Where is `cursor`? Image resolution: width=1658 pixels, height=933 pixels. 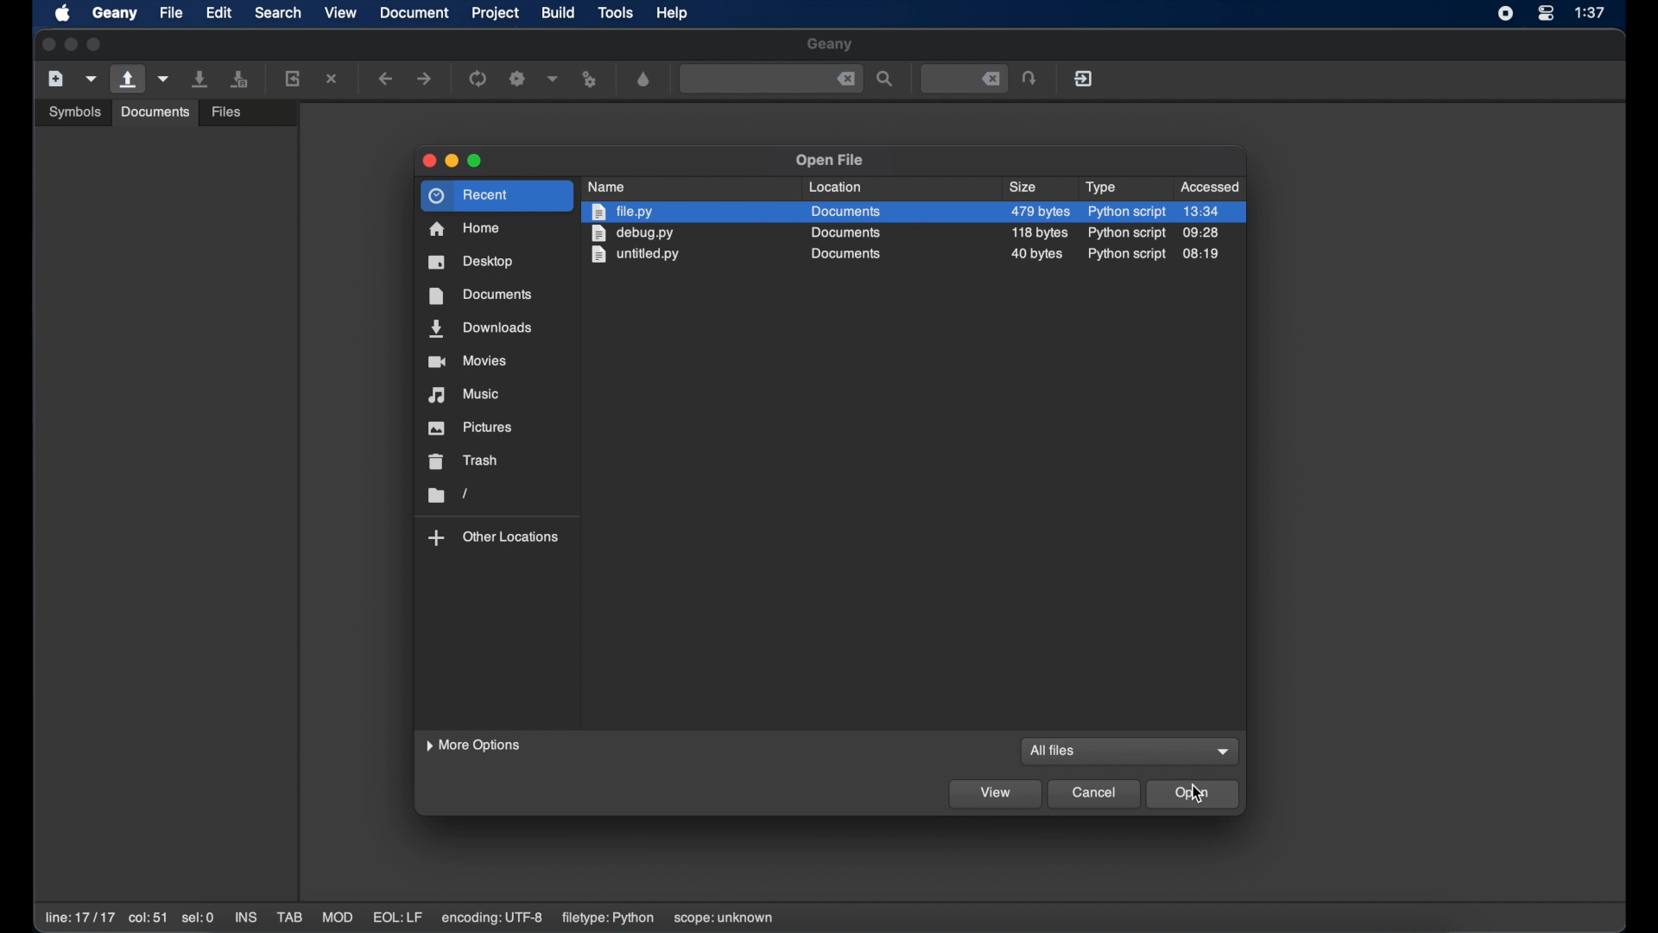 cursor is located at coordinates (1198, 793).